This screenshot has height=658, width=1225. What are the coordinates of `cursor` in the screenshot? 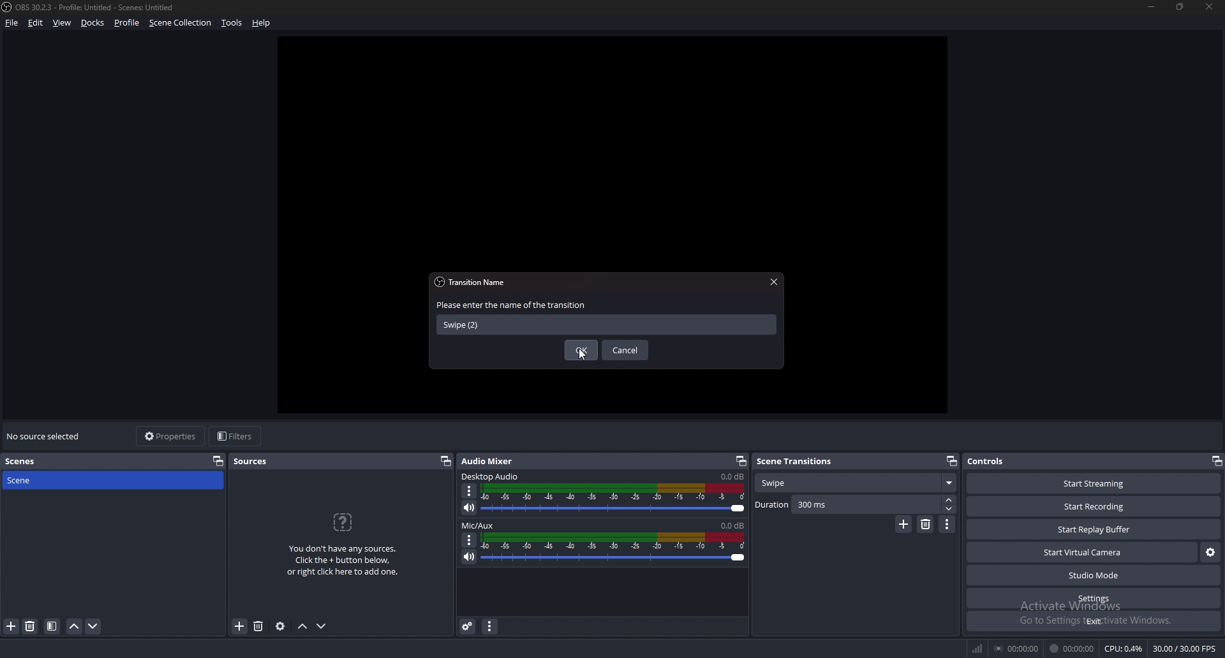 It's located at (580, 354).